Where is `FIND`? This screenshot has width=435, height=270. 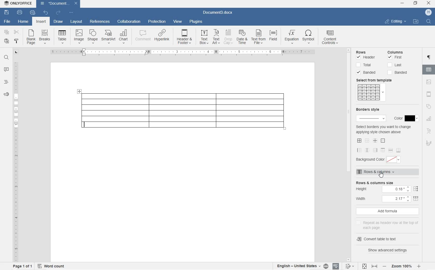
FIND is located at coordinates (6, 58).